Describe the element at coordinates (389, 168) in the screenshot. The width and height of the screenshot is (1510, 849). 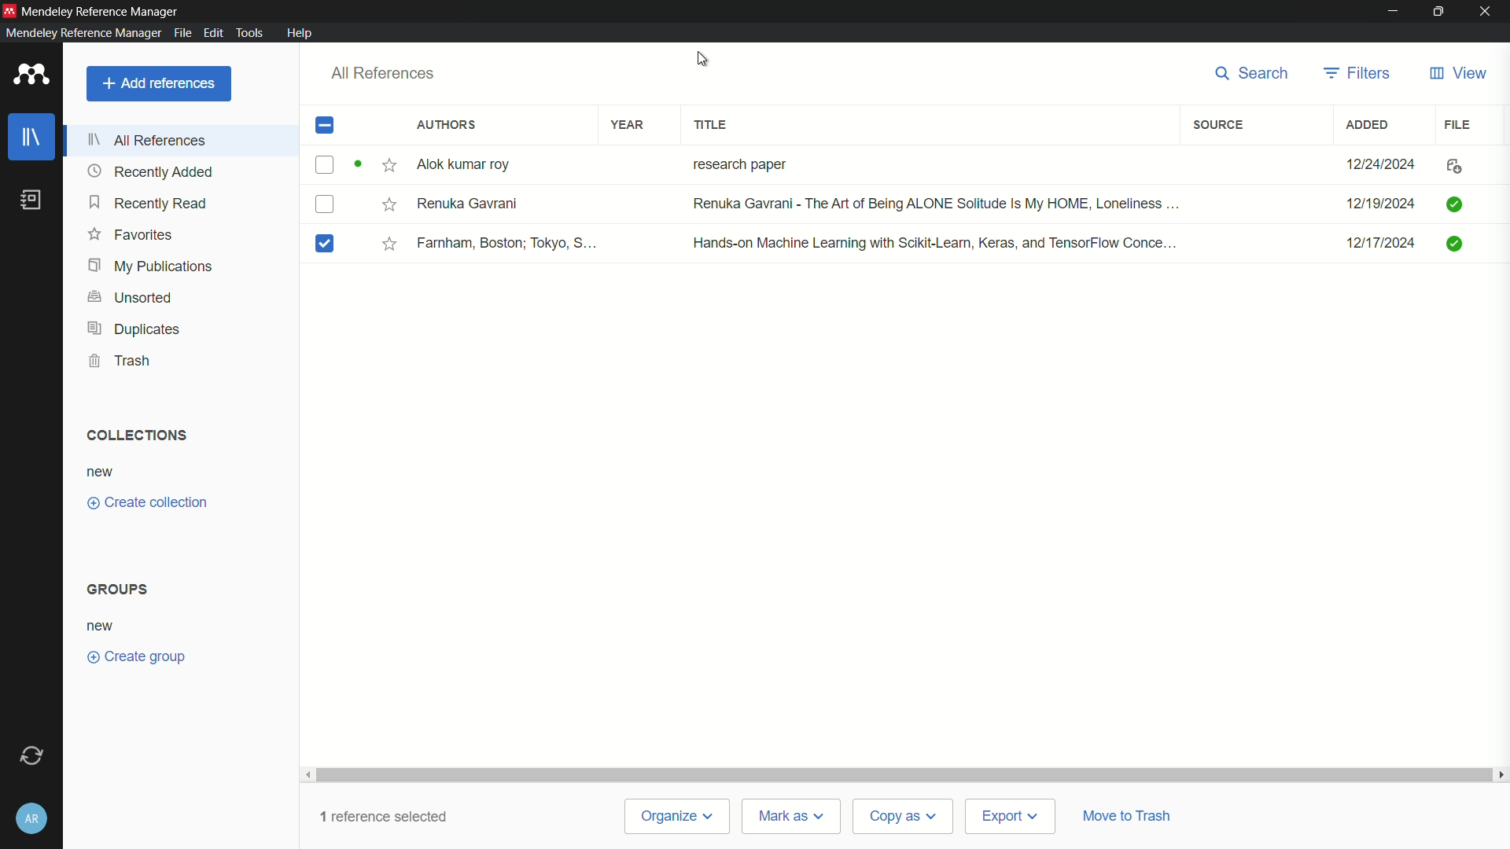
I see `star` at that location.